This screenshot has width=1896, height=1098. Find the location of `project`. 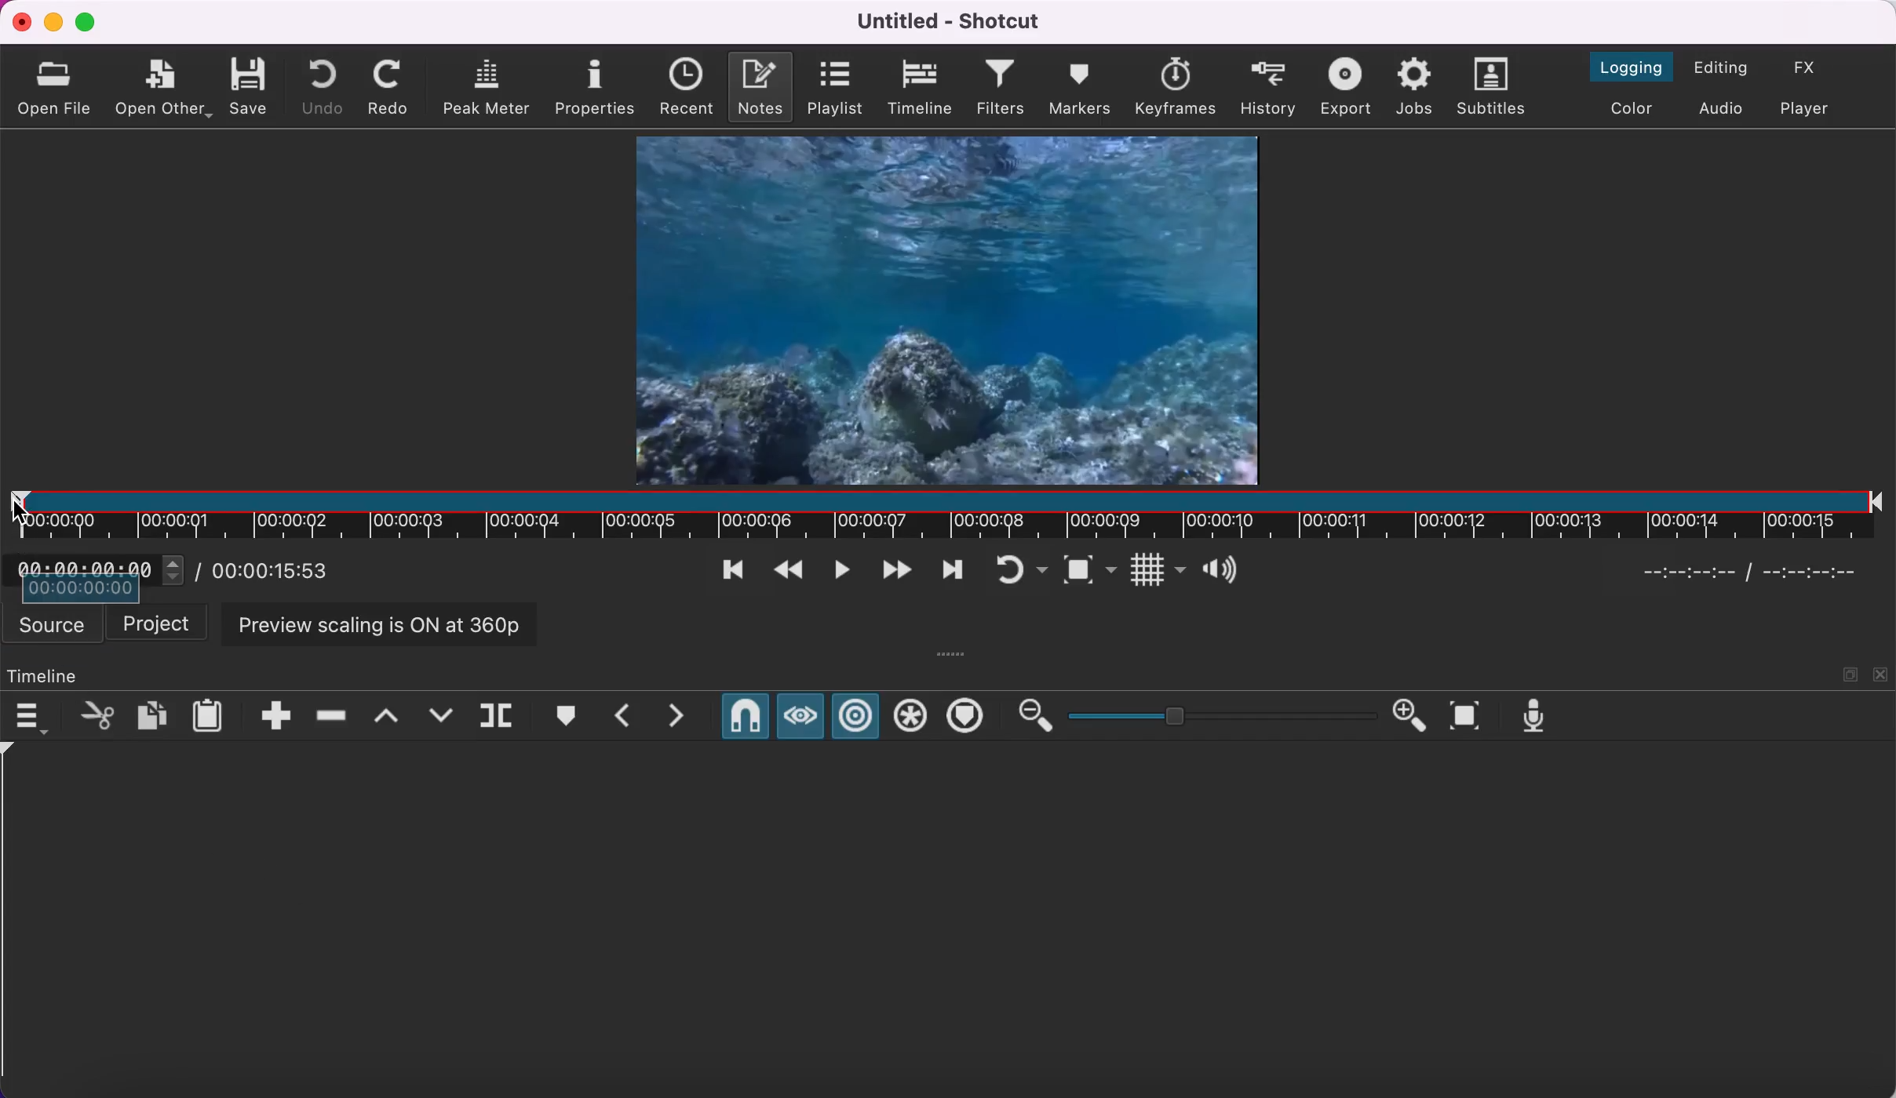

project is located at coordinates (159, 624).